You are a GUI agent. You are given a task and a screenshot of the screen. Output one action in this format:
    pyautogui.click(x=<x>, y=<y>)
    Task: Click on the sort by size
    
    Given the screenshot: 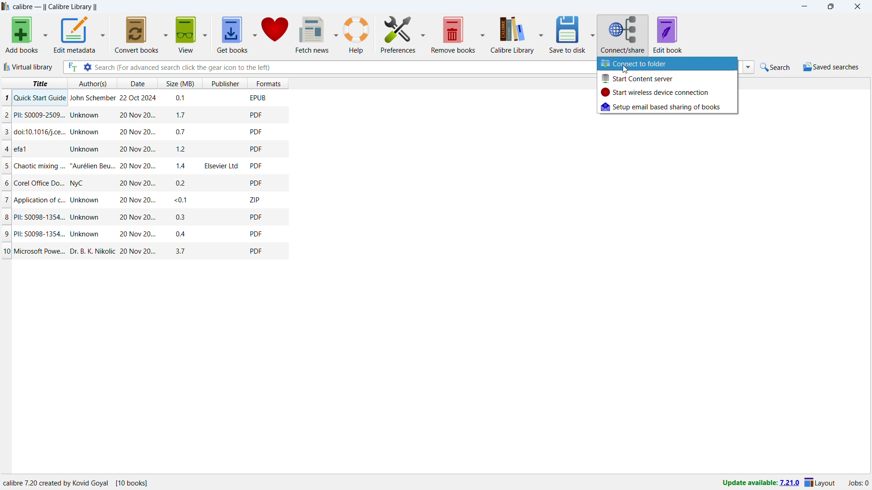 What is the action you would take?
    pyautogui.click(x=178, y=83)
    